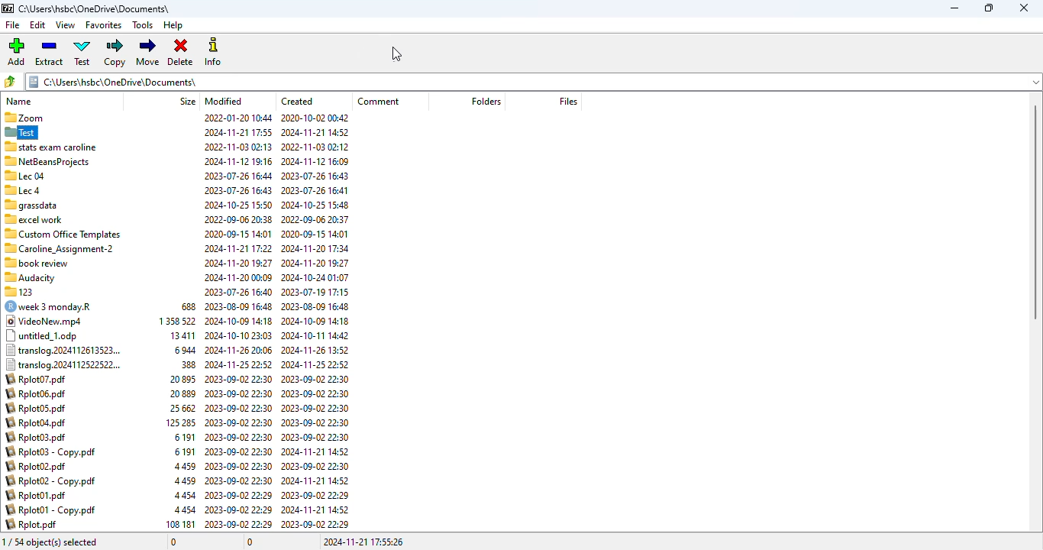 The width and height of the screenshot is (1043, 550). I want to click on Custom Office Templates, so click(63, 234).